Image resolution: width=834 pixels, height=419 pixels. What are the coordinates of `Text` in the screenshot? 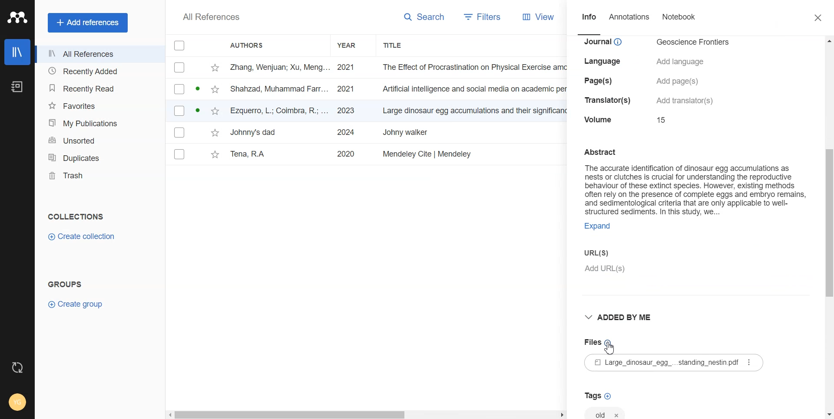 It's located at (692, 180).